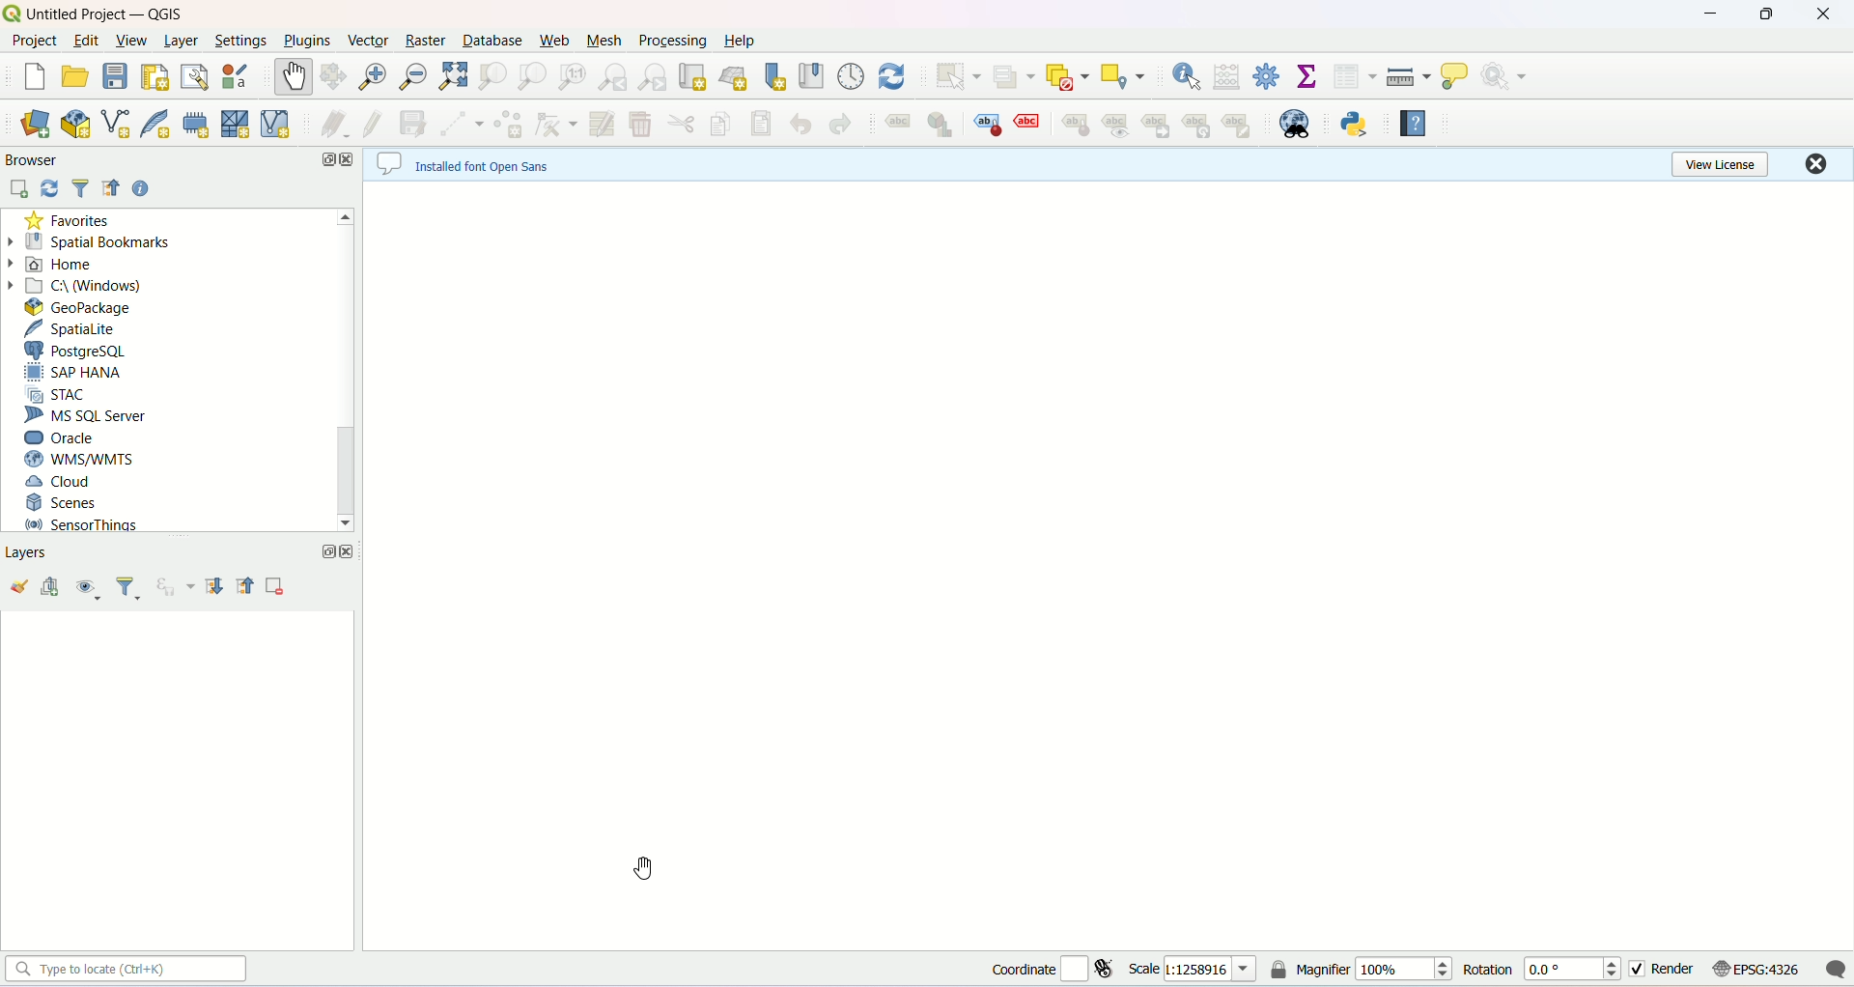  What do you see at coordinates (492, 40) in the screenshot?
I see `database` at bounding box center [492, 40].